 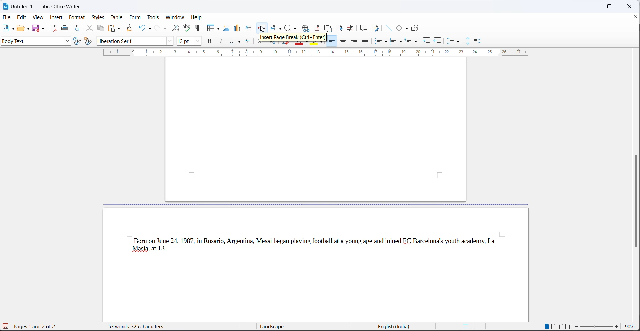 I want to click on format, so click(x=77, y=17).